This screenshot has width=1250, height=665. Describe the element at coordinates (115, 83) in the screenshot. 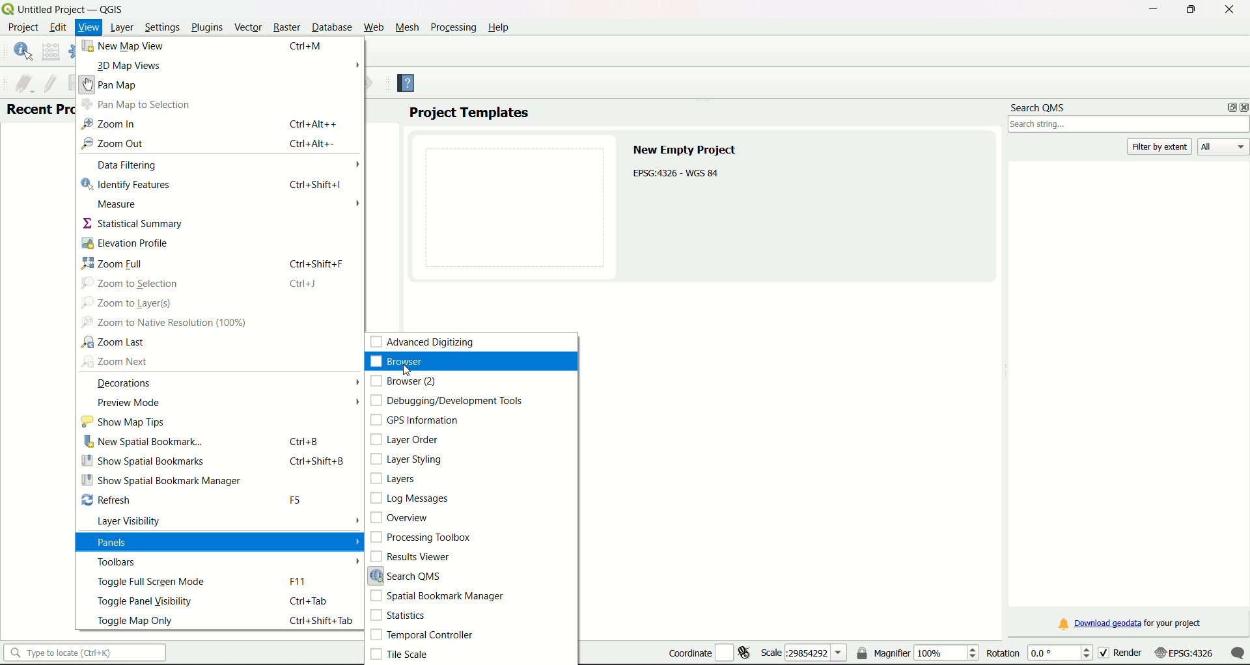

I see `Pan MAP` at that location.